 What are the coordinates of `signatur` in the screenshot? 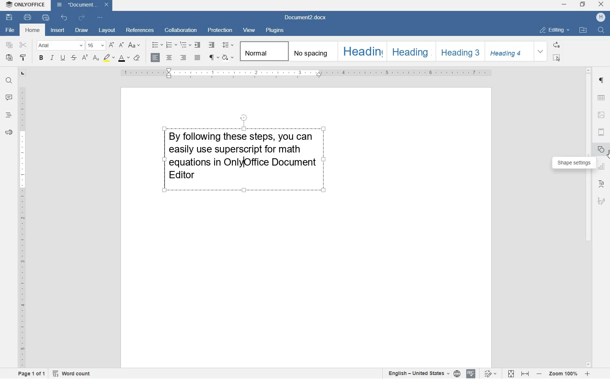 It's located at (601, 202).